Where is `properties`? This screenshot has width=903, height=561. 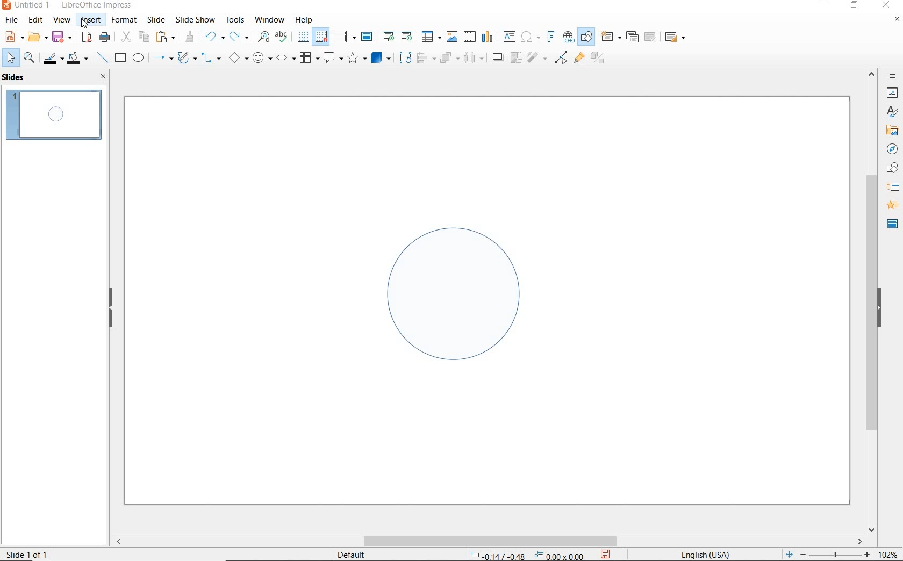
properties is located at coordinates (891, 92).